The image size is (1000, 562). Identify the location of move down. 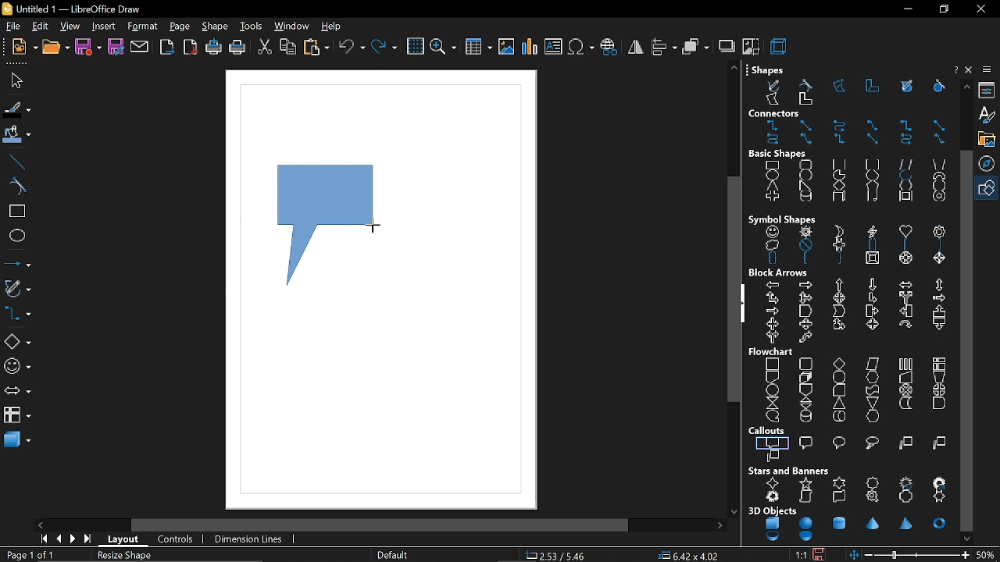
(966, 539).